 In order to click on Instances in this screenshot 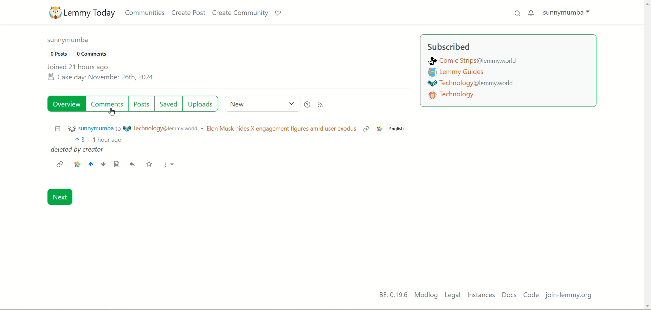, I will do `click(482, 296)`.